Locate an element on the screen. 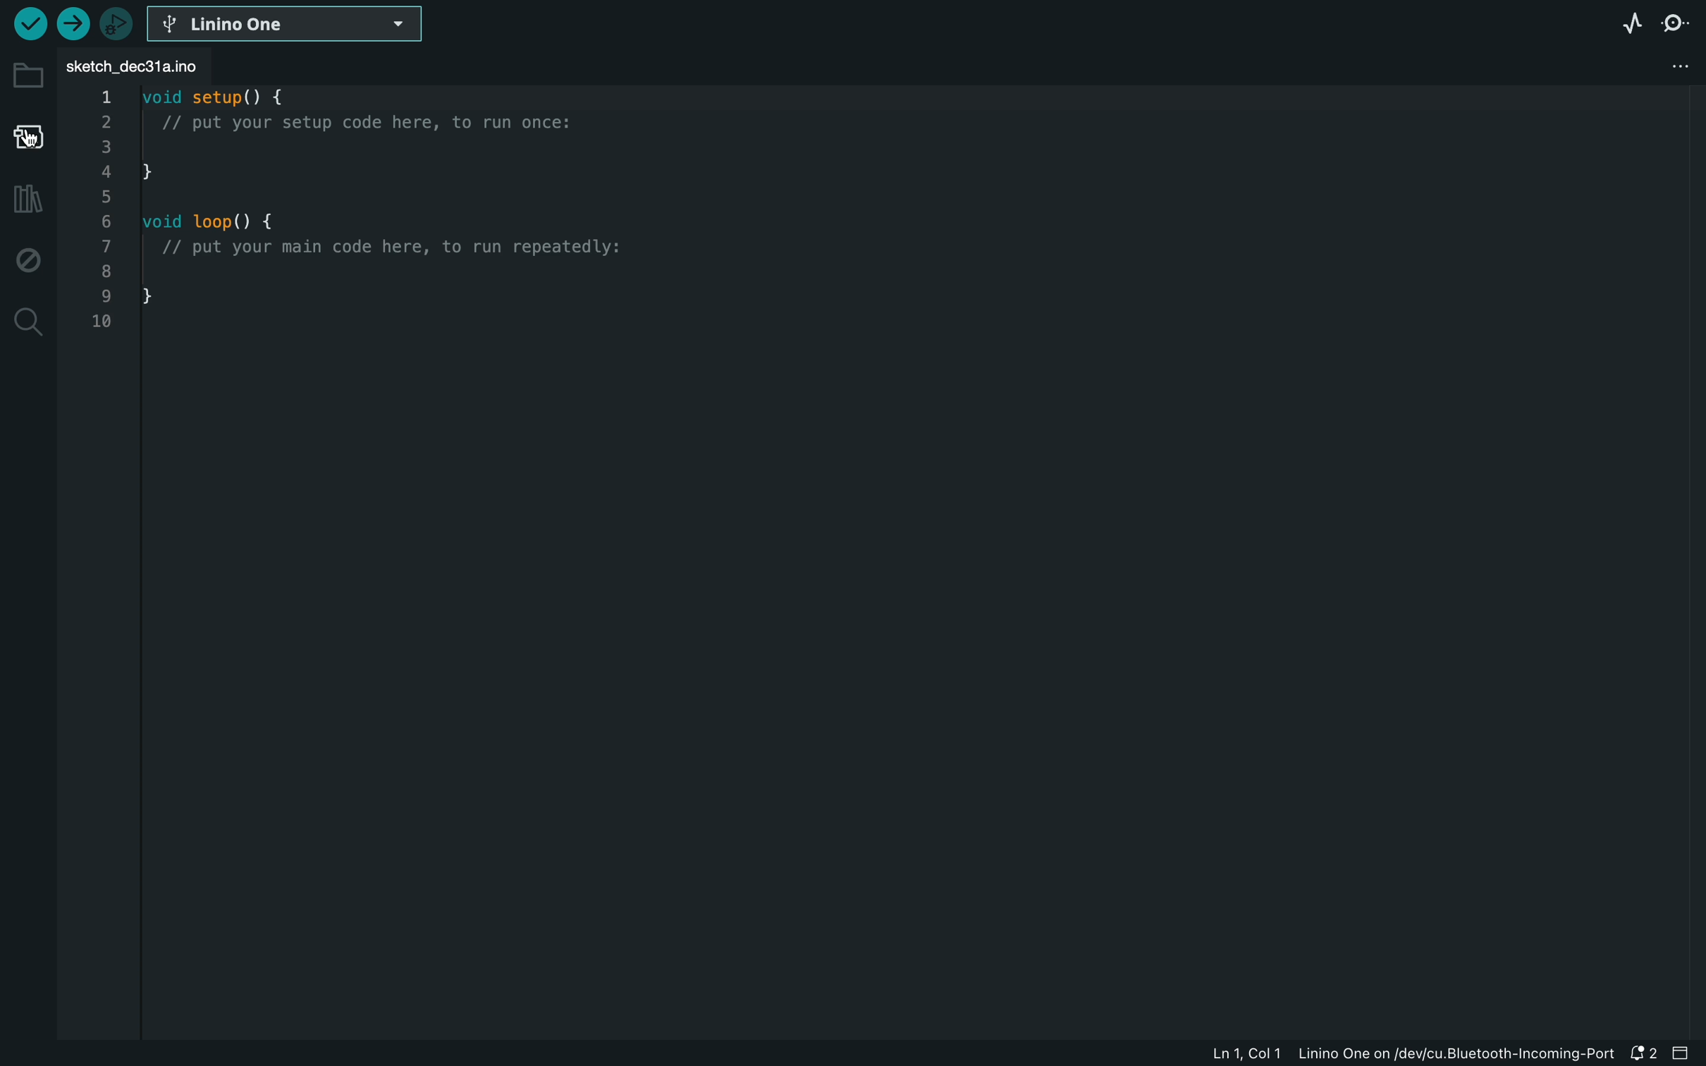 This screenshot has width=1706, height=1066. serial plotter is located at coordinates (1632, 25).